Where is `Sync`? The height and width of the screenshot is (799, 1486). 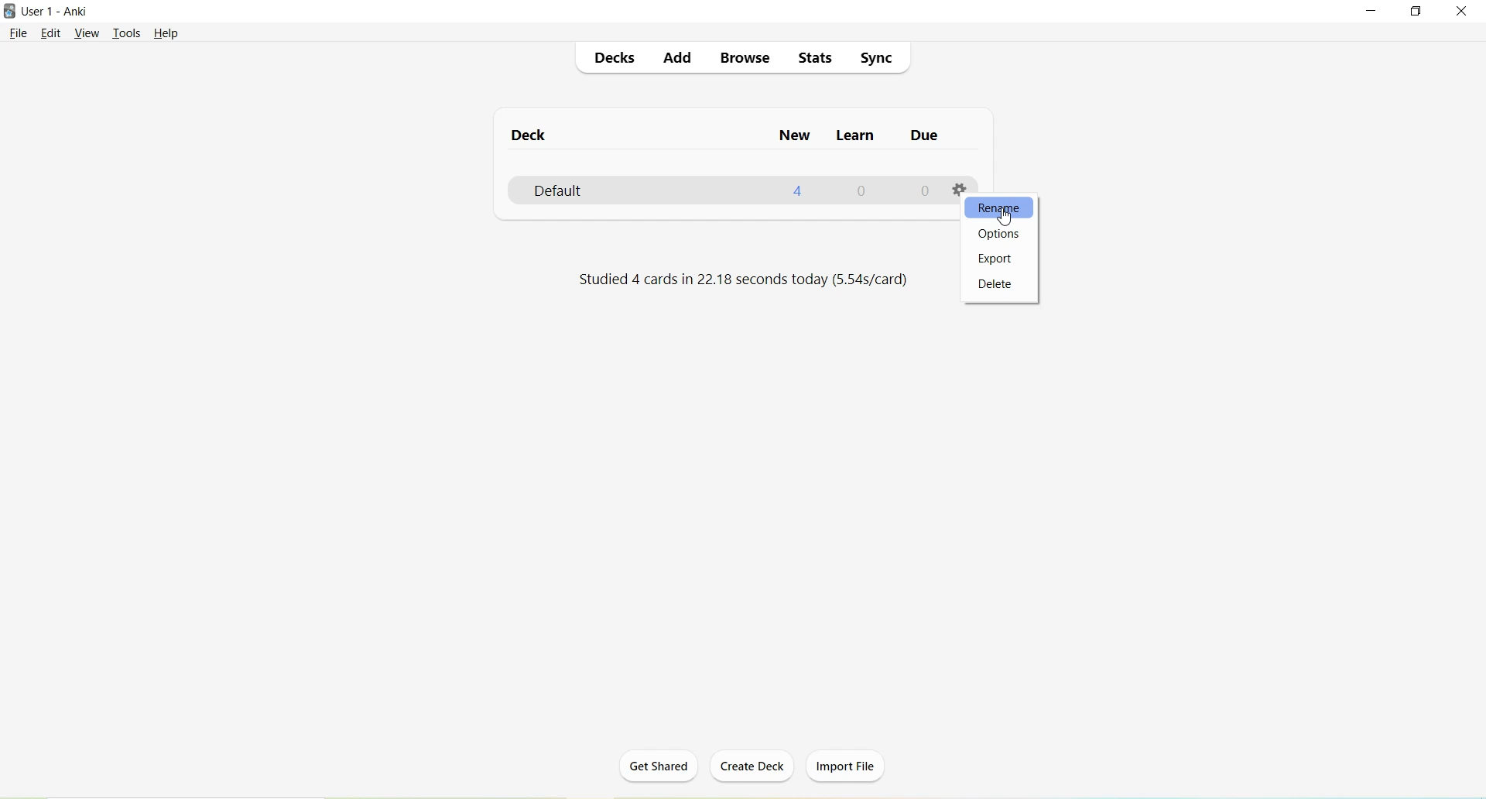 Sync is located at coordinates (875, 60).